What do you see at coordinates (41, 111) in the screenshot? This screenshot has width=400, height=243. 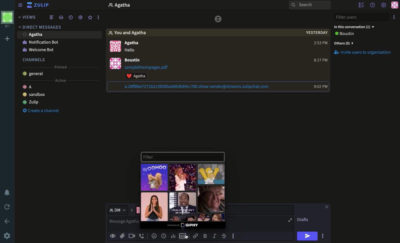 I see `Create a channel` at bounding box center [41, 111].